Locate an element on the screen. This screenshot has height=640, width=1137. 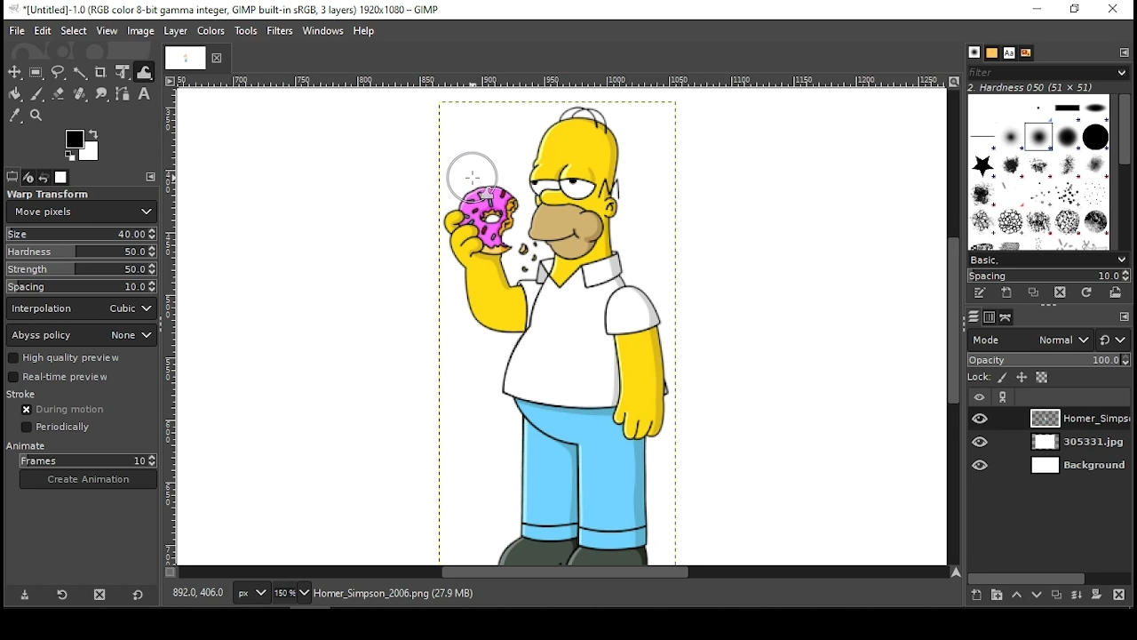
strength is located at coordinates (82, 269).